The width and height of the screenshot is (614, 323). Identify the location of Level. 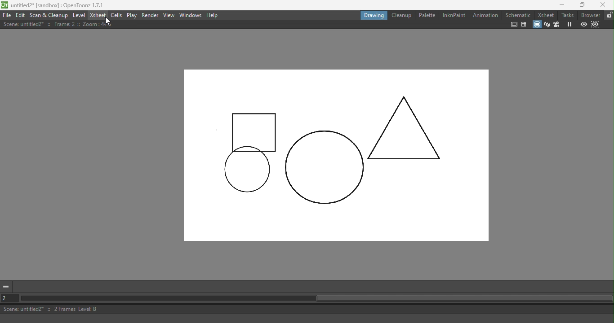
(80, 14).